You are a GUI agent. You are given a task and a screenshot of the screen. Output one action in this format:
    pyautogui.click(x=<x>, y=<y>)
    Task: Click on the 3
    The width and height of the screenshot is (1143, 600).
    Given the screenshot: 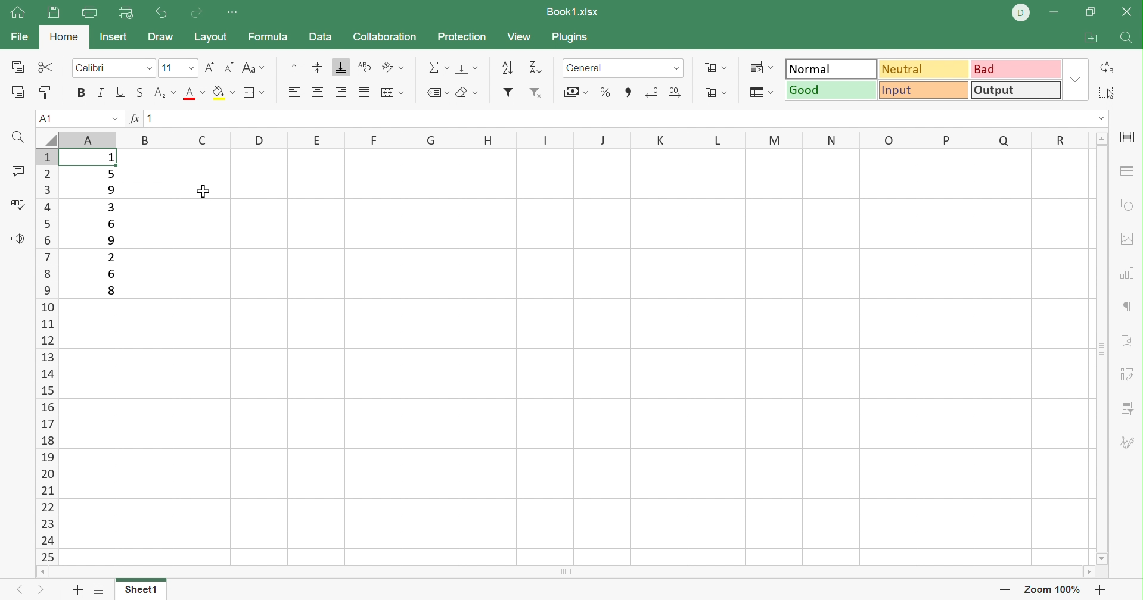 What is the action you would take?
    pyautogui.click(x=113, y=207)
    